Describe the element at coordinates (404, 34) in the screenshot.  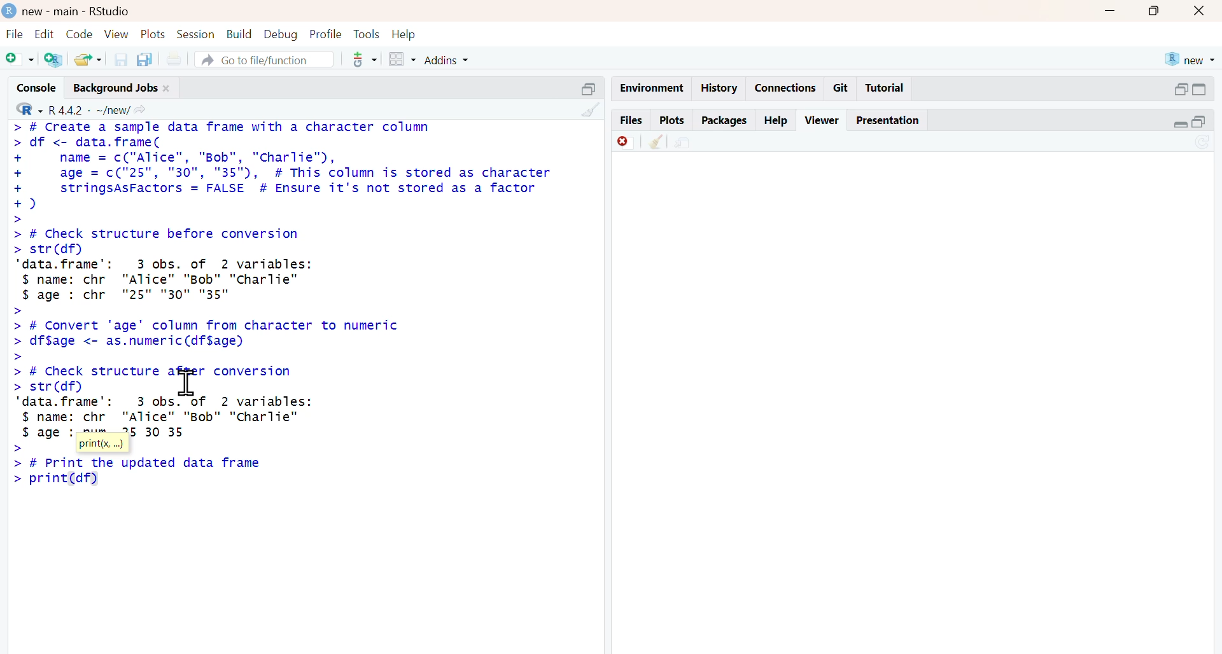
I see `help` at that location.